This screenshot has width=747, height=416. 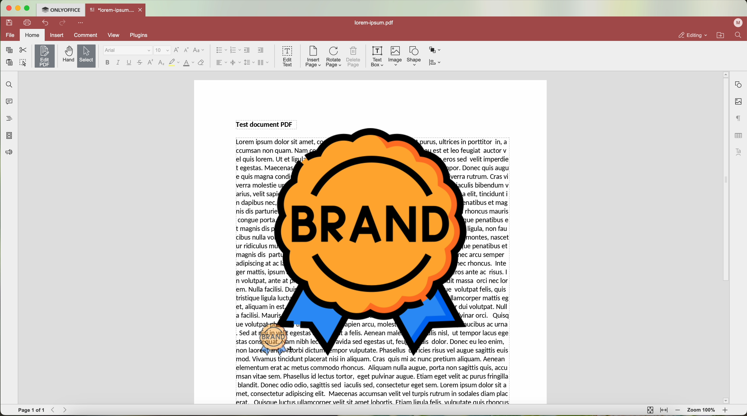 What do you see at coordinates (9, 50) in the screenshot?
I see `copy` at bounding box center [9, 50].